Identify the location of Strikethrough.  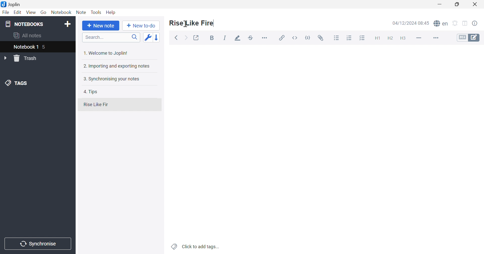
(250, 38).